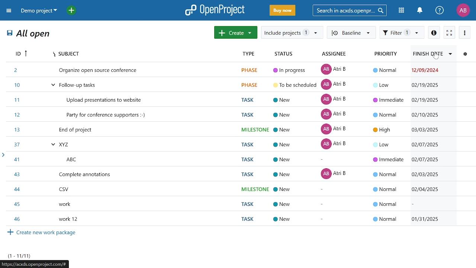 Image resolution: width=476 pixels, height=268 pixels. I want to click on open quick add menu, so click(73, 10).